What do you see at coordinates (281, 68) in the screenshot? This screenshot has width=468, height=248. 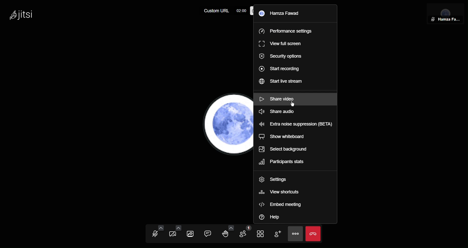 I see `Start recording` at bounding box center [281, 68].